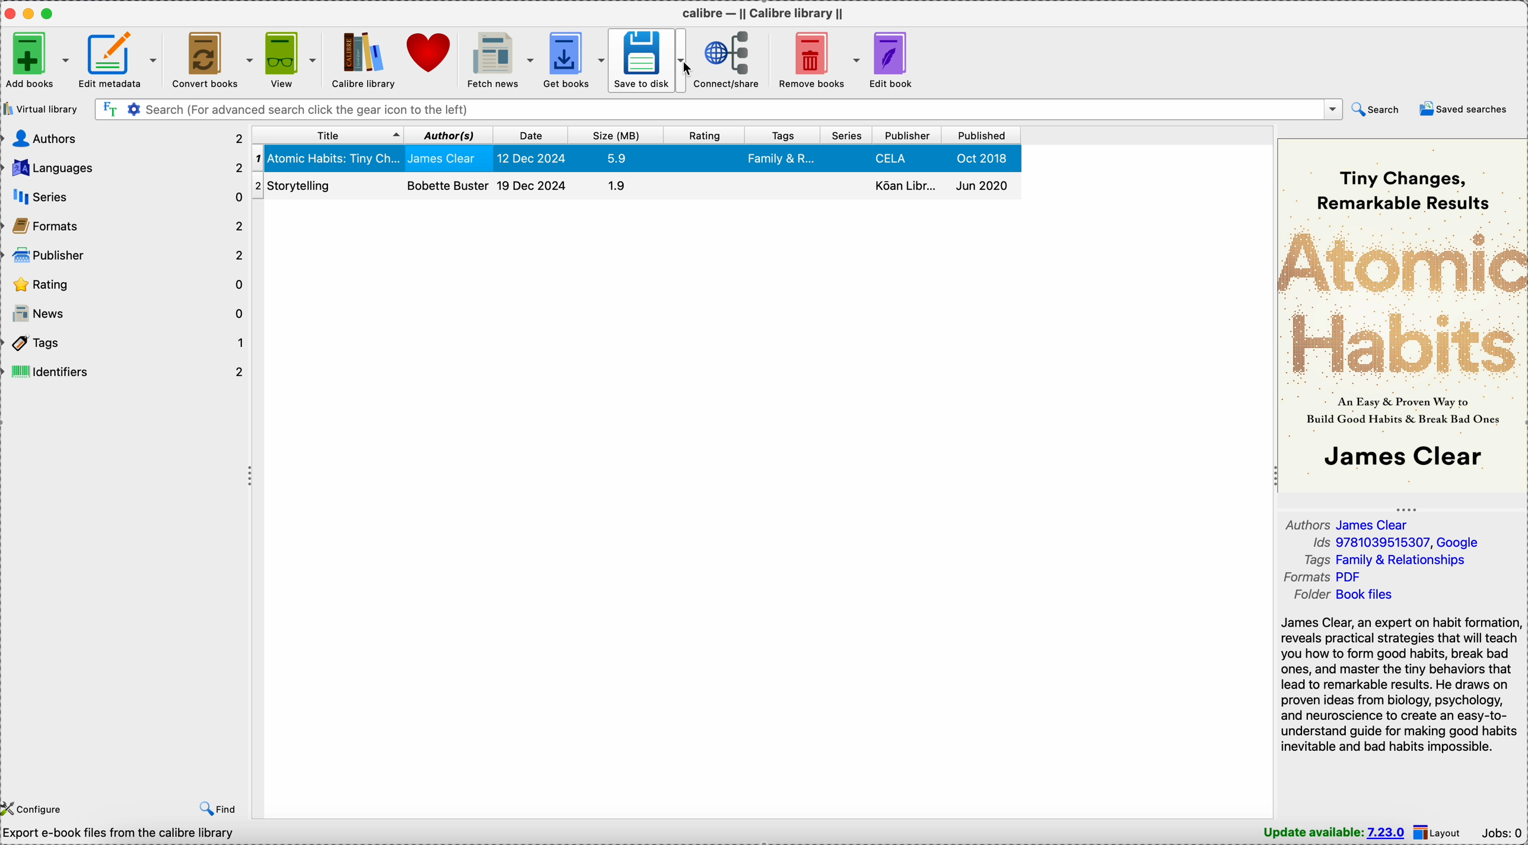 This screenshot has width=1528, height=845. What do you see at coordinates (981, 135) in the screenshot?
I see `published` at bounding box center [981, 135].